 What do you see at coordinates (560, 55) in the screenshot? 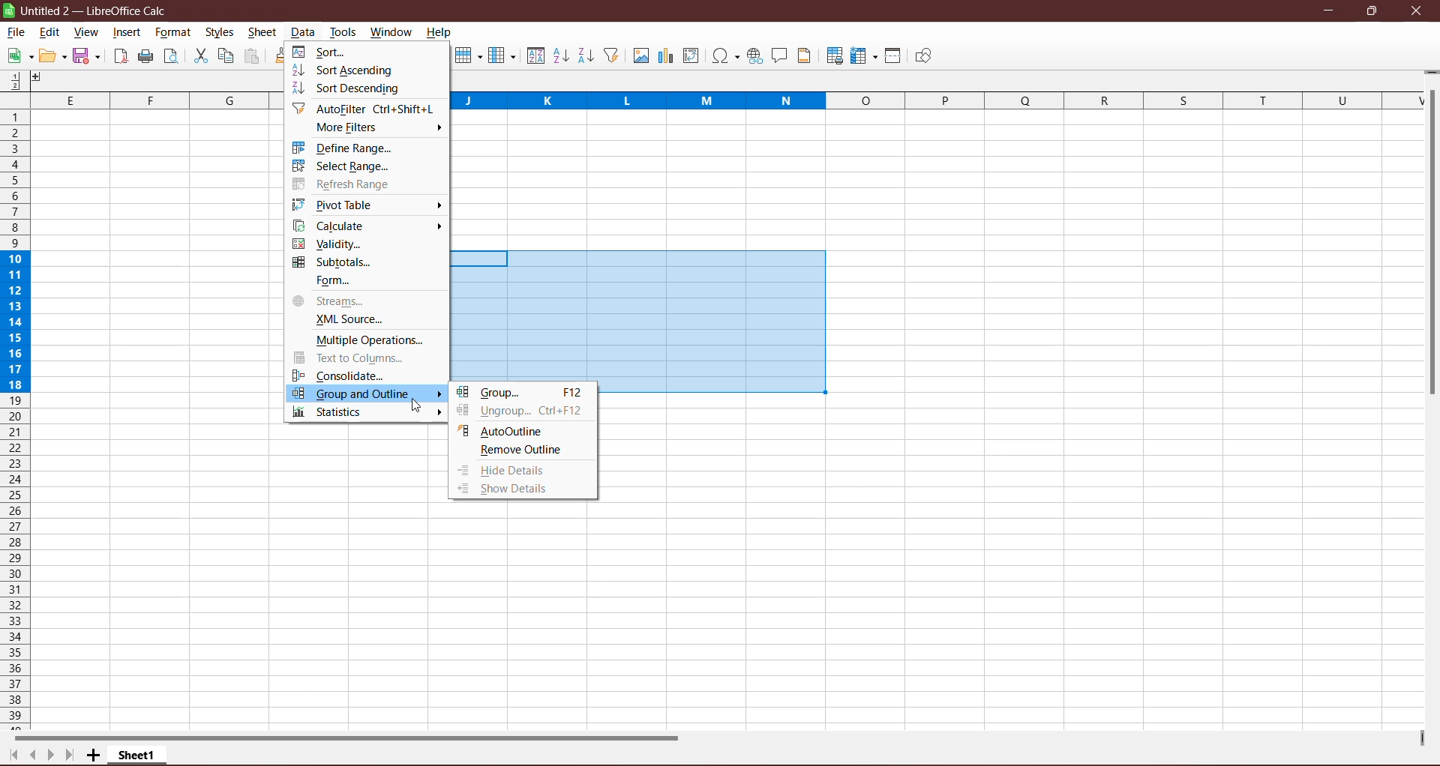
I see `Sort  Ascending` at bounding box center [560, 55].